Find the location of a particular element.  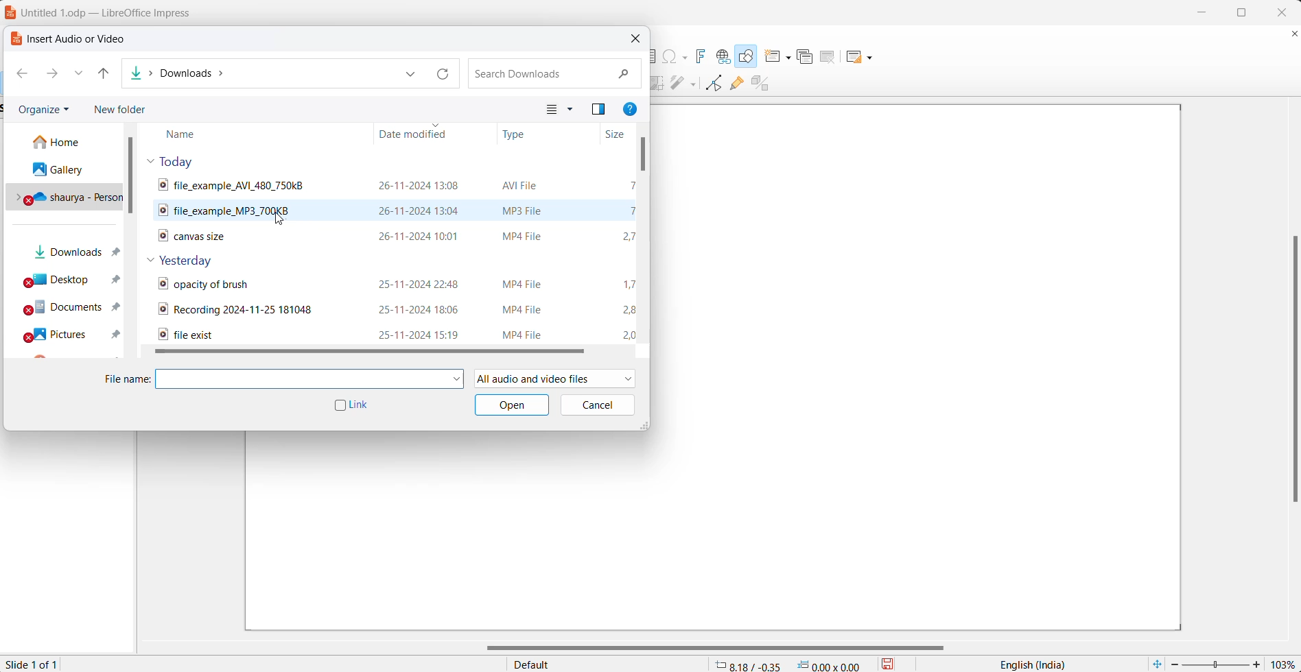

close is located at coordinates (638, 37).